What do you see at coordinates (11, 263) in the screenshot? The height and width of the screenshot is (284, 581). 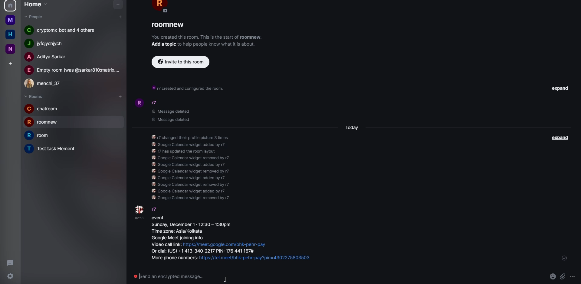 I see `threads` at bounding box center [11, 263].